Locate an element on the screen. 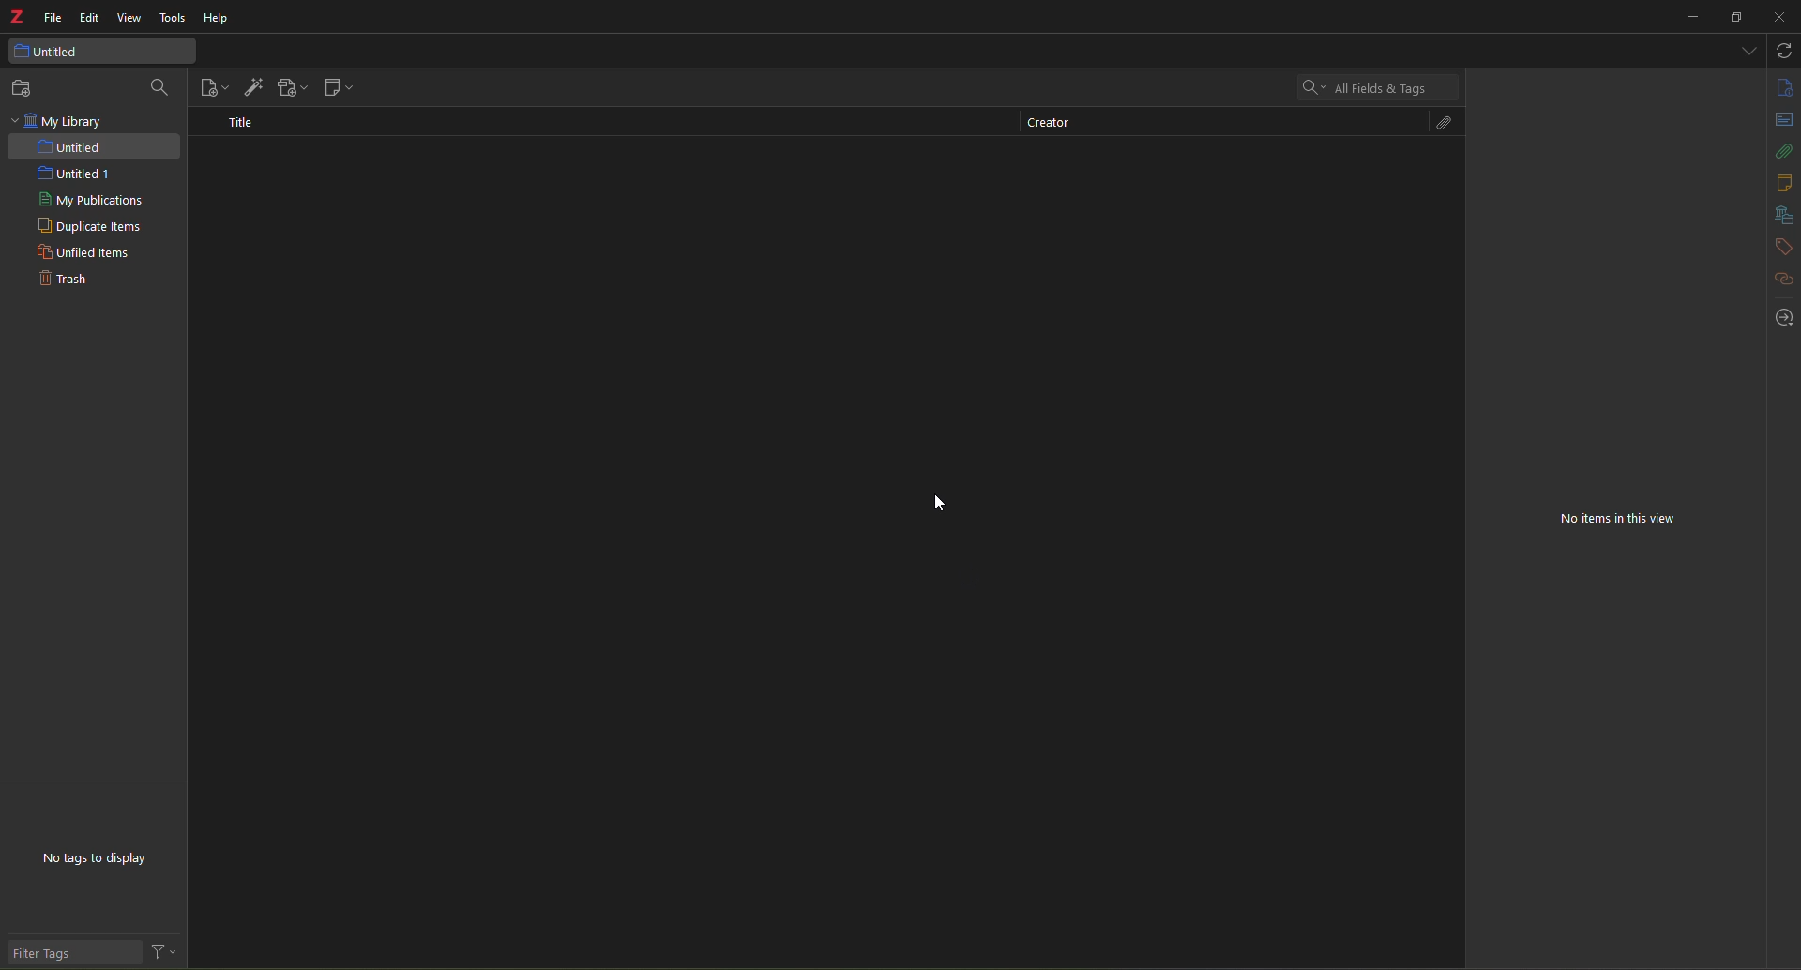 This screenshot has height=970, width=1801. related is located at coordinates (1785, 280).